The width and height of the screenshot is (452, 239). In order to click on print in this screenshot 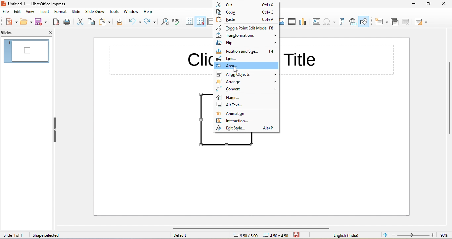, I will do `click(67, 22)`.